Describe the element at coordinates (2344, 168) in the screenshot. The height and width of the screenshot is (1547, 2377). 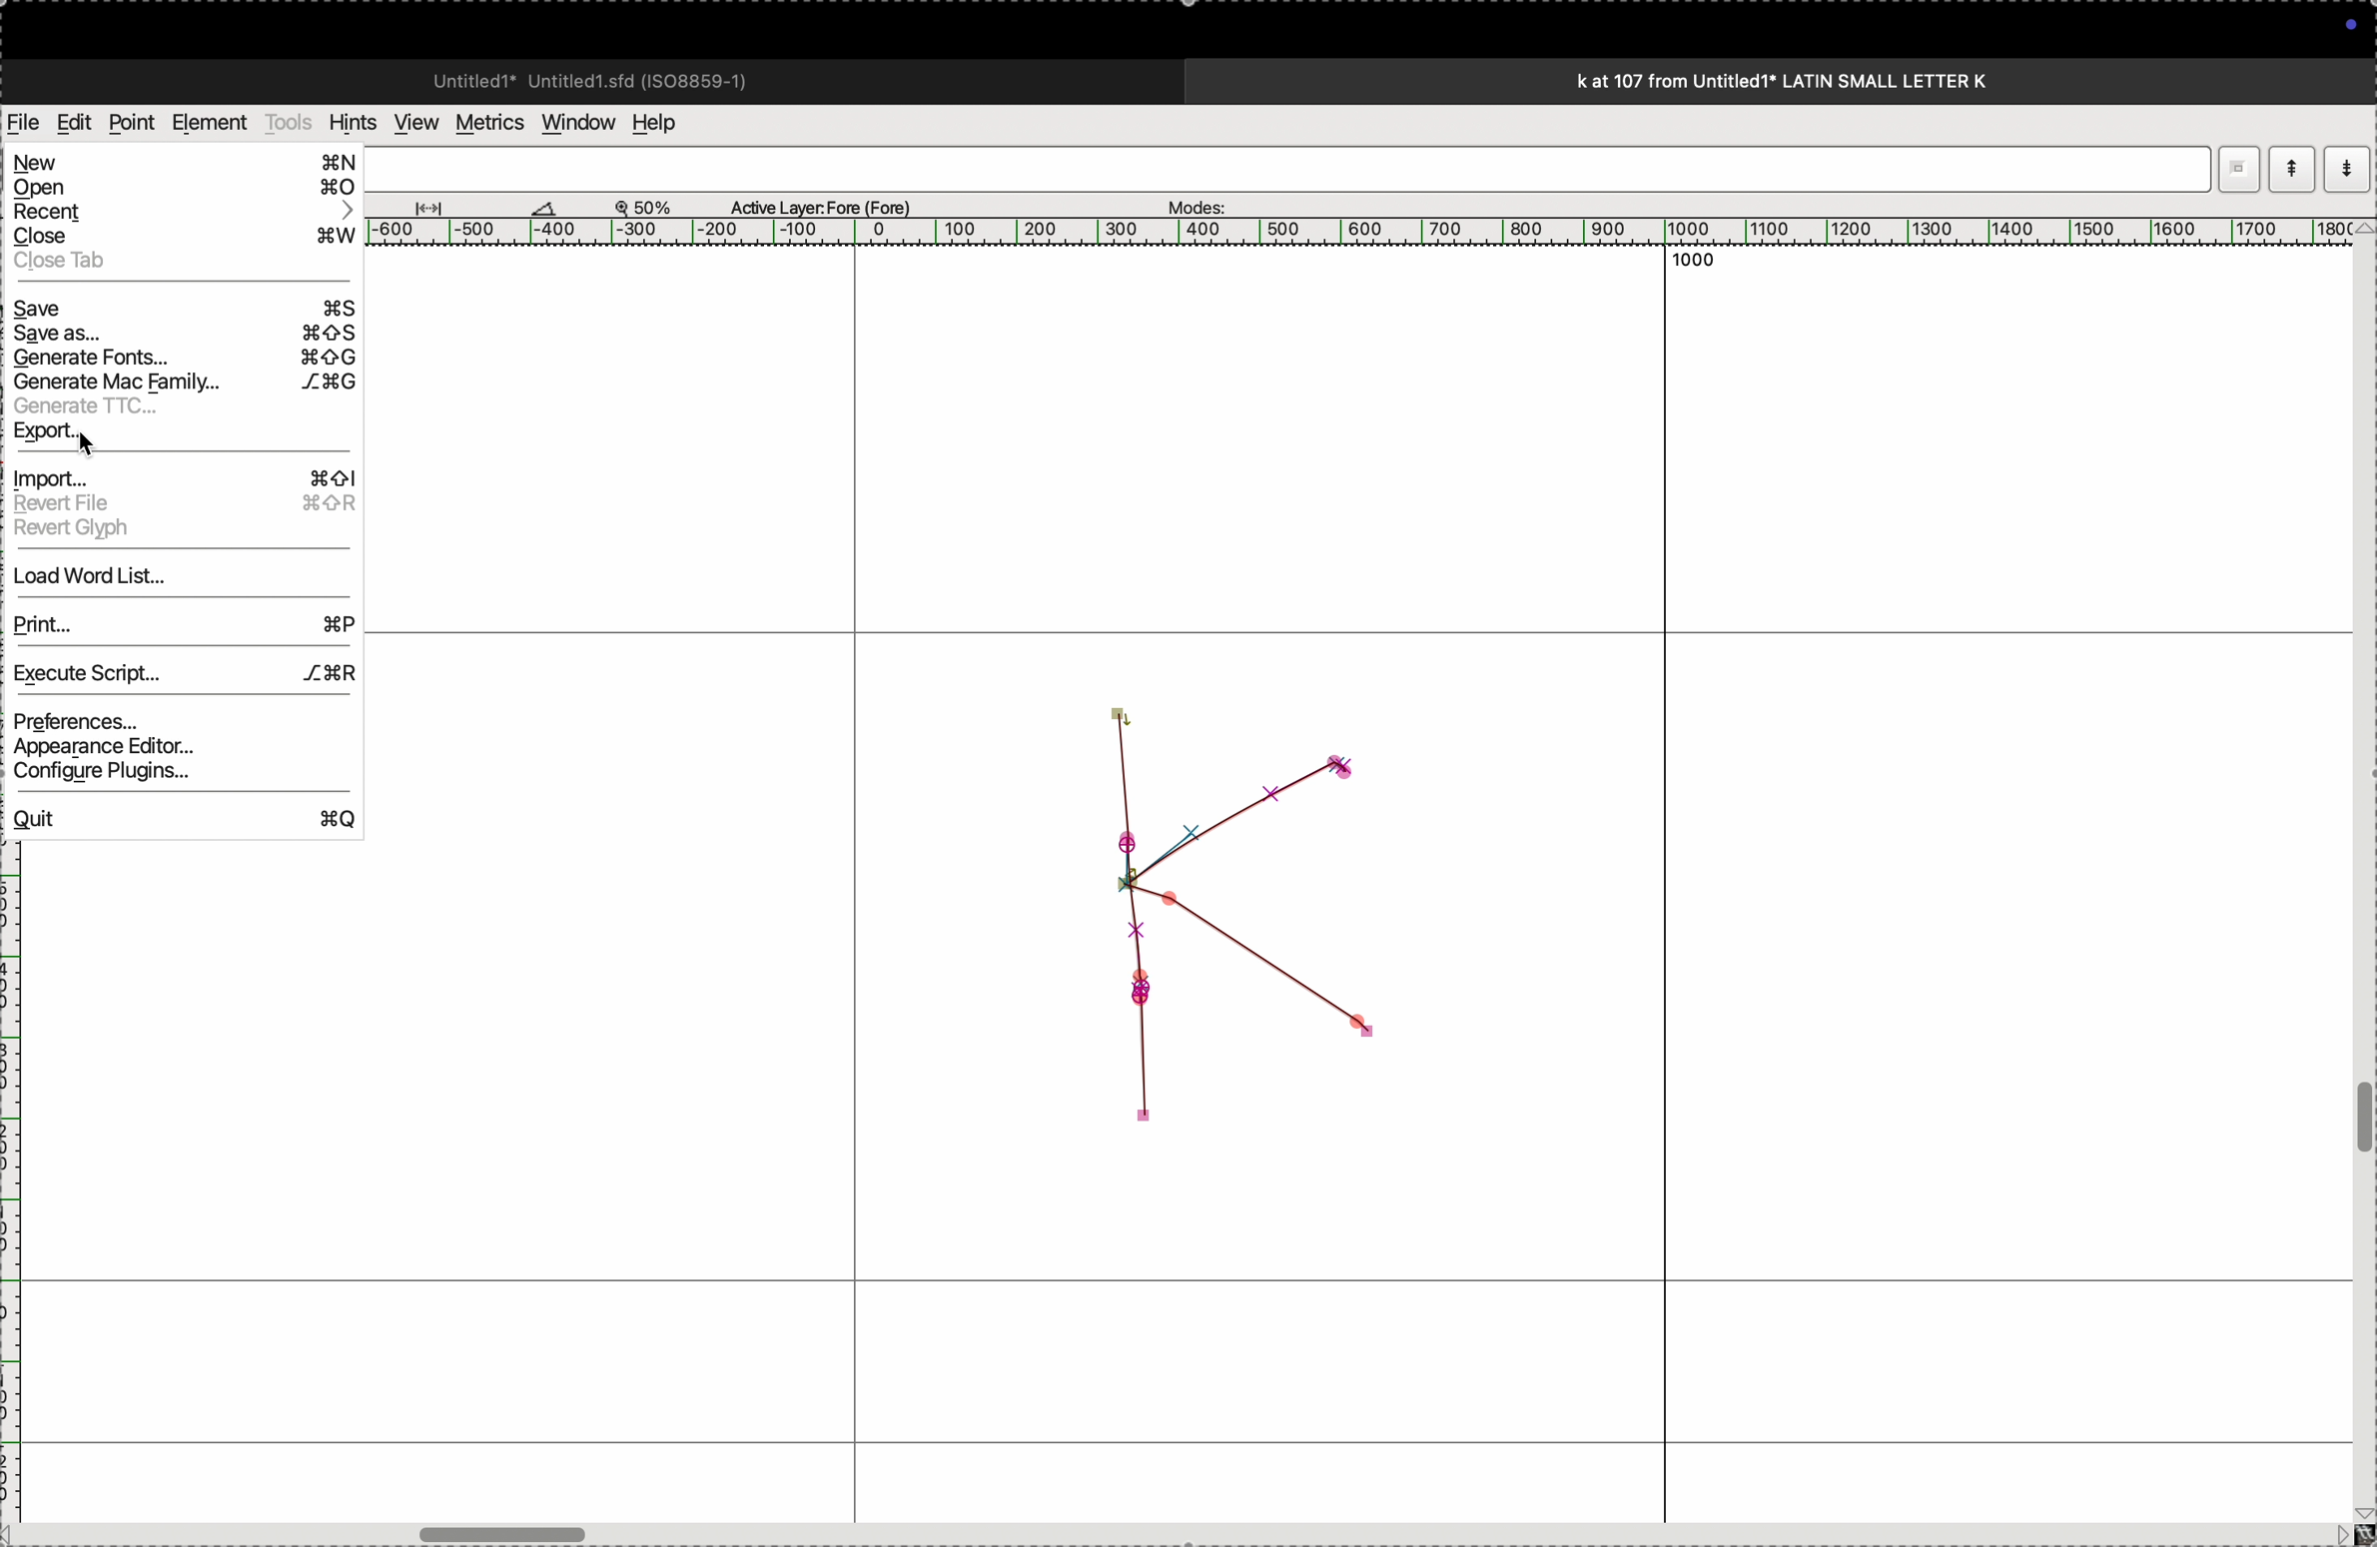
I see `.` at that location.